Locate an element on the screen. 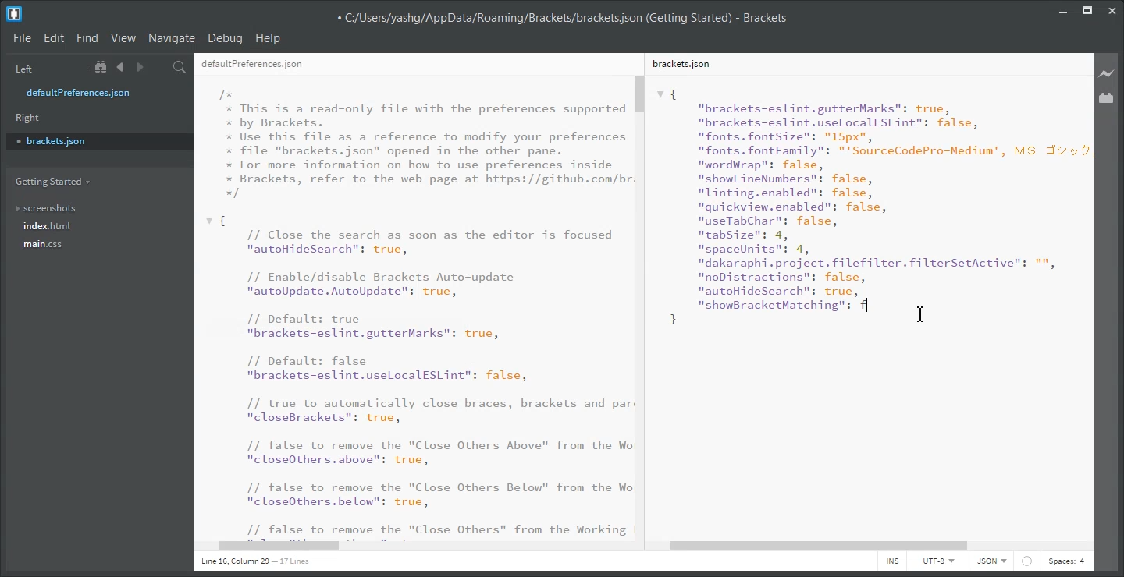 This screenshot has width=1124, height=577. Edit is located at coordinates (54, 38).